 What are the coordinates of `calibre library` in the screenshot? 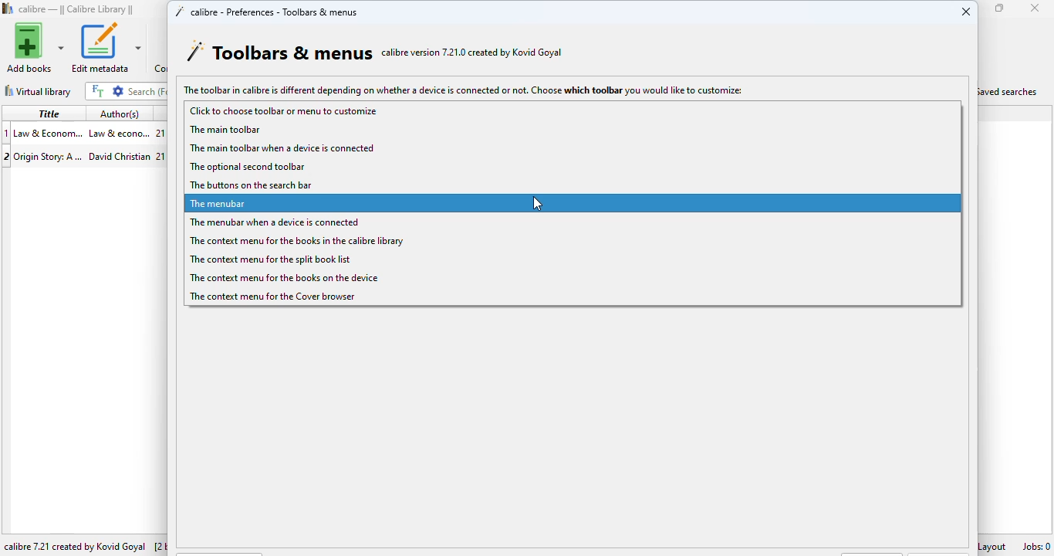 It's located at (77, 9).